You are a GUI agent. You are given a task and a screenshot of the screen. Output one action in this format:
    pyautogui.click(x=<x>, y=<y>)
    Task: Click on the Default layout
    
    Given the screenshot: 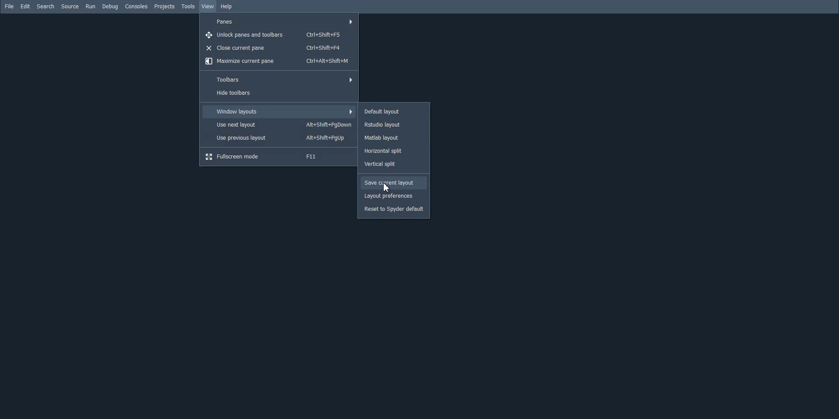 What is the action you would take?
    pyautogui.click(x=394, y=111)
    